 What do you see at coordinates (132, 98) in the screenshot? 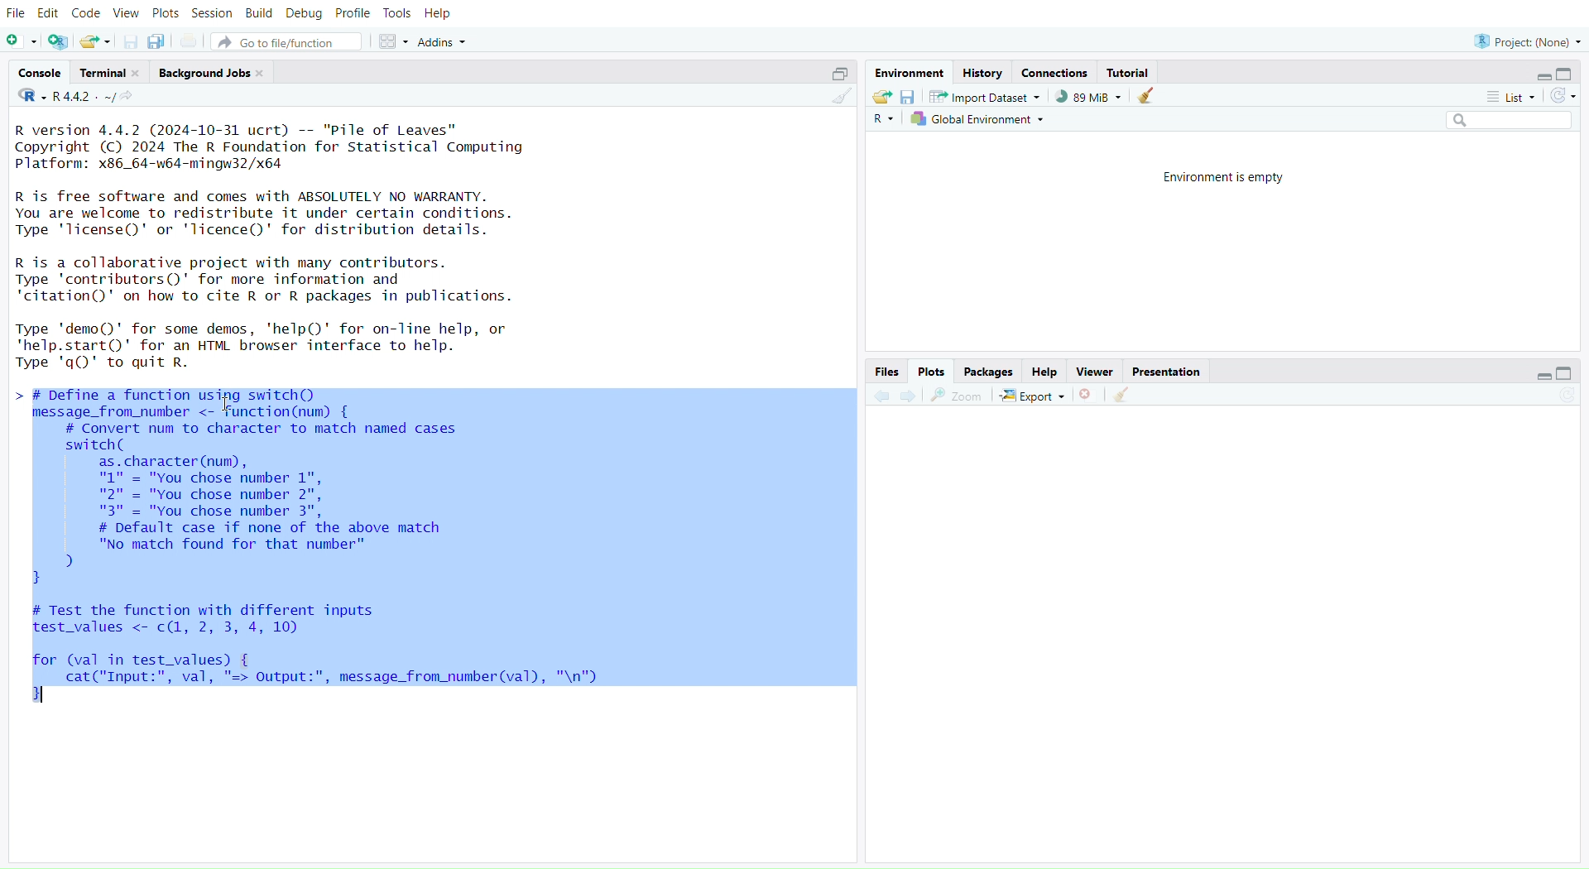
I see `View the current working directory` at bounding box center [132, 98].